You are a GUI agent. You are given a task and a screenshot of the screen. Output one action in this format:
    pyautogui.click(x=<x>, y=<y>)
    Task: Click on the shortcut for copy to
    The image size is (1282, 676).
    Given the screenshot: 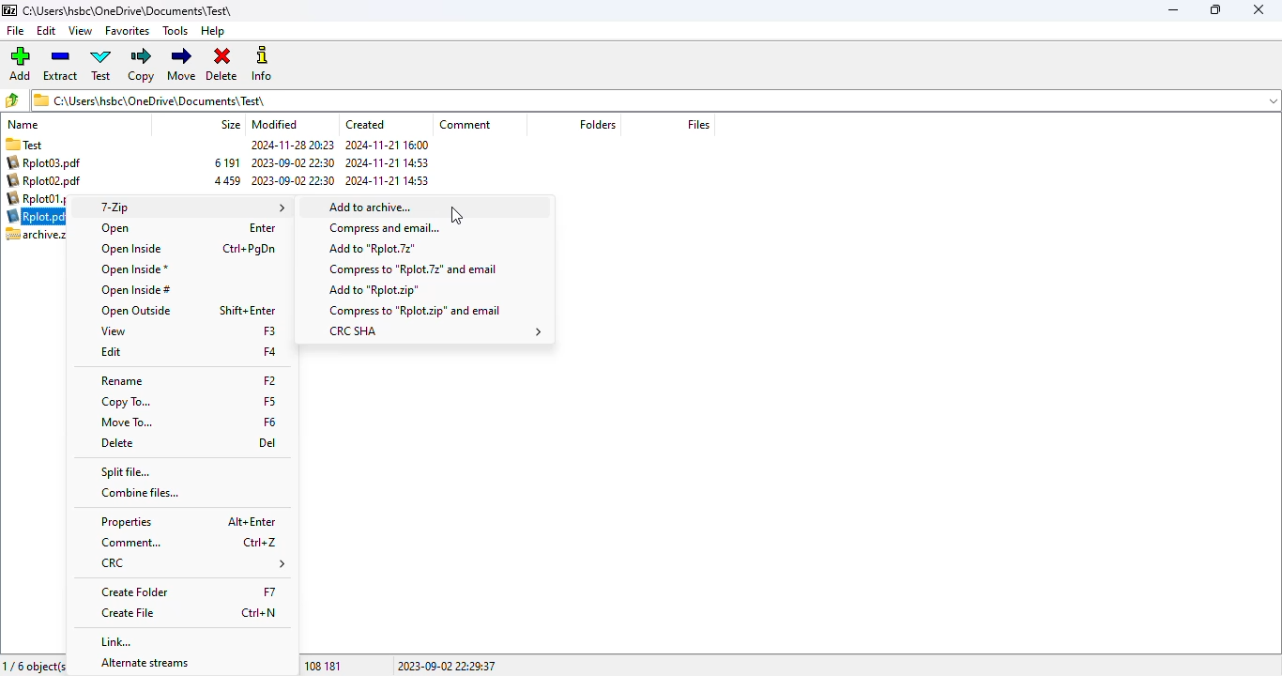 What is the action you would take?
    pyautogui.click(x=271, y=401)
    